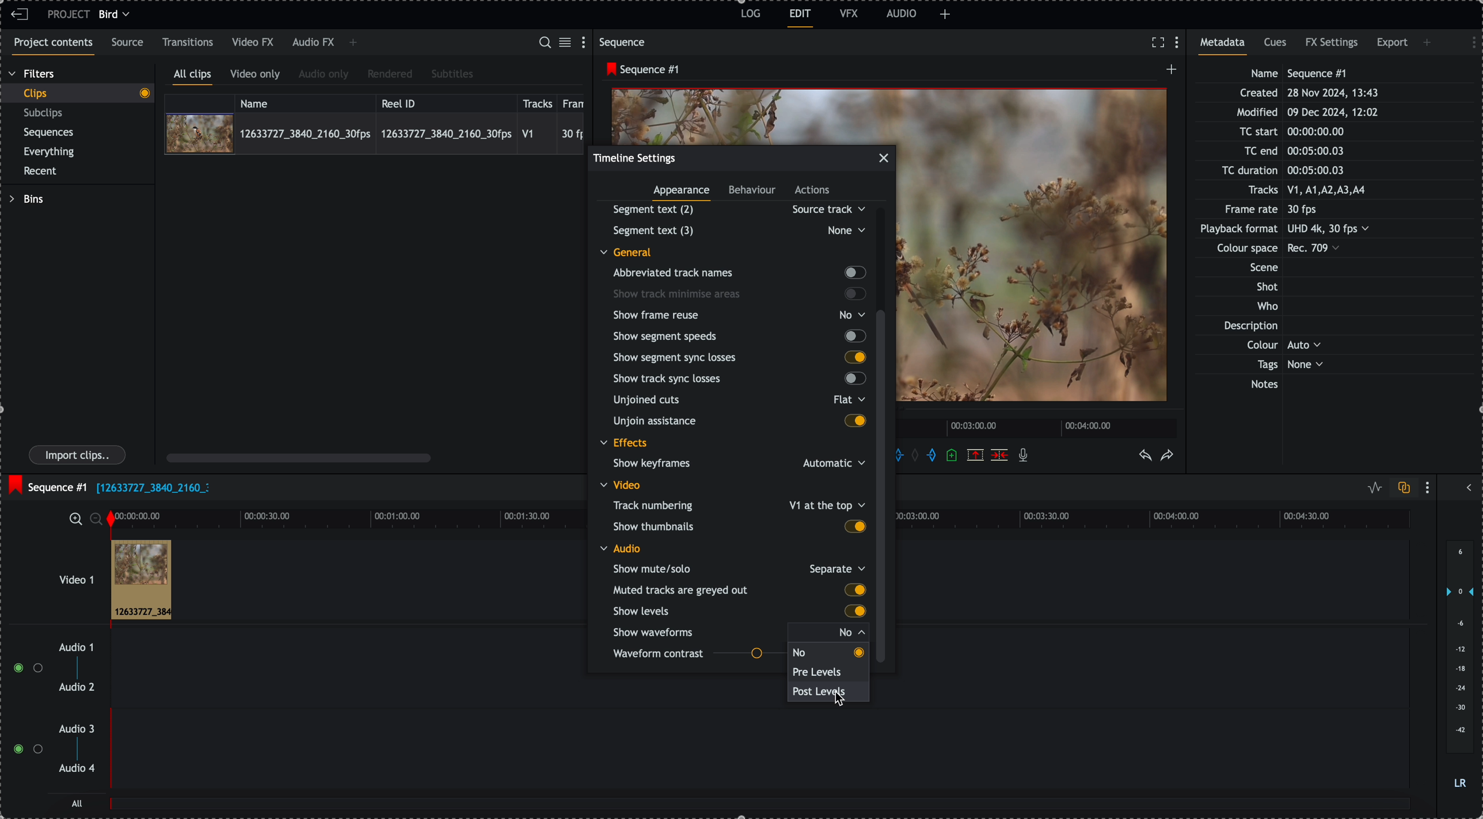 This screenshot has width=1483, height=819. What do you see at coordinates (999, 455) in the screenshot?
I see `delete/cut` at bounding box center [999, 455].